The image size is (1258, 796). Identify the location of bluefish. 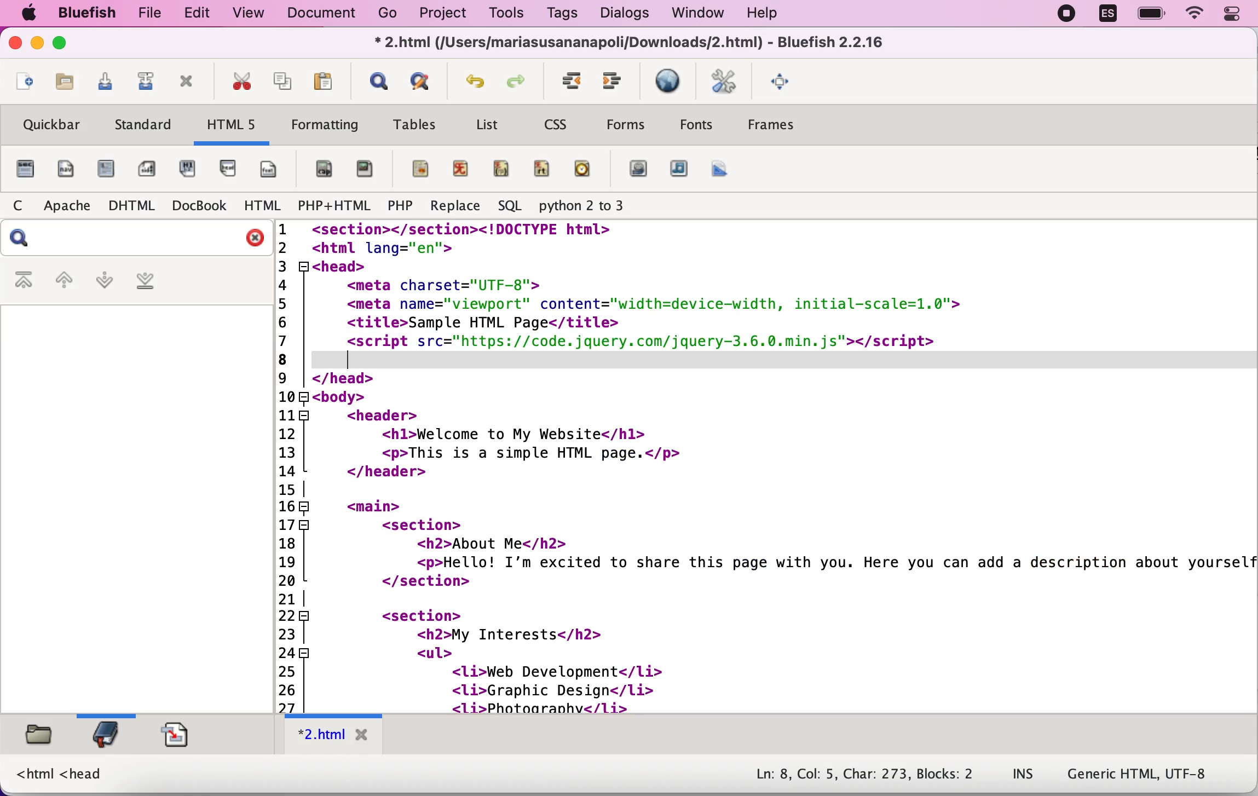
(88, 14).